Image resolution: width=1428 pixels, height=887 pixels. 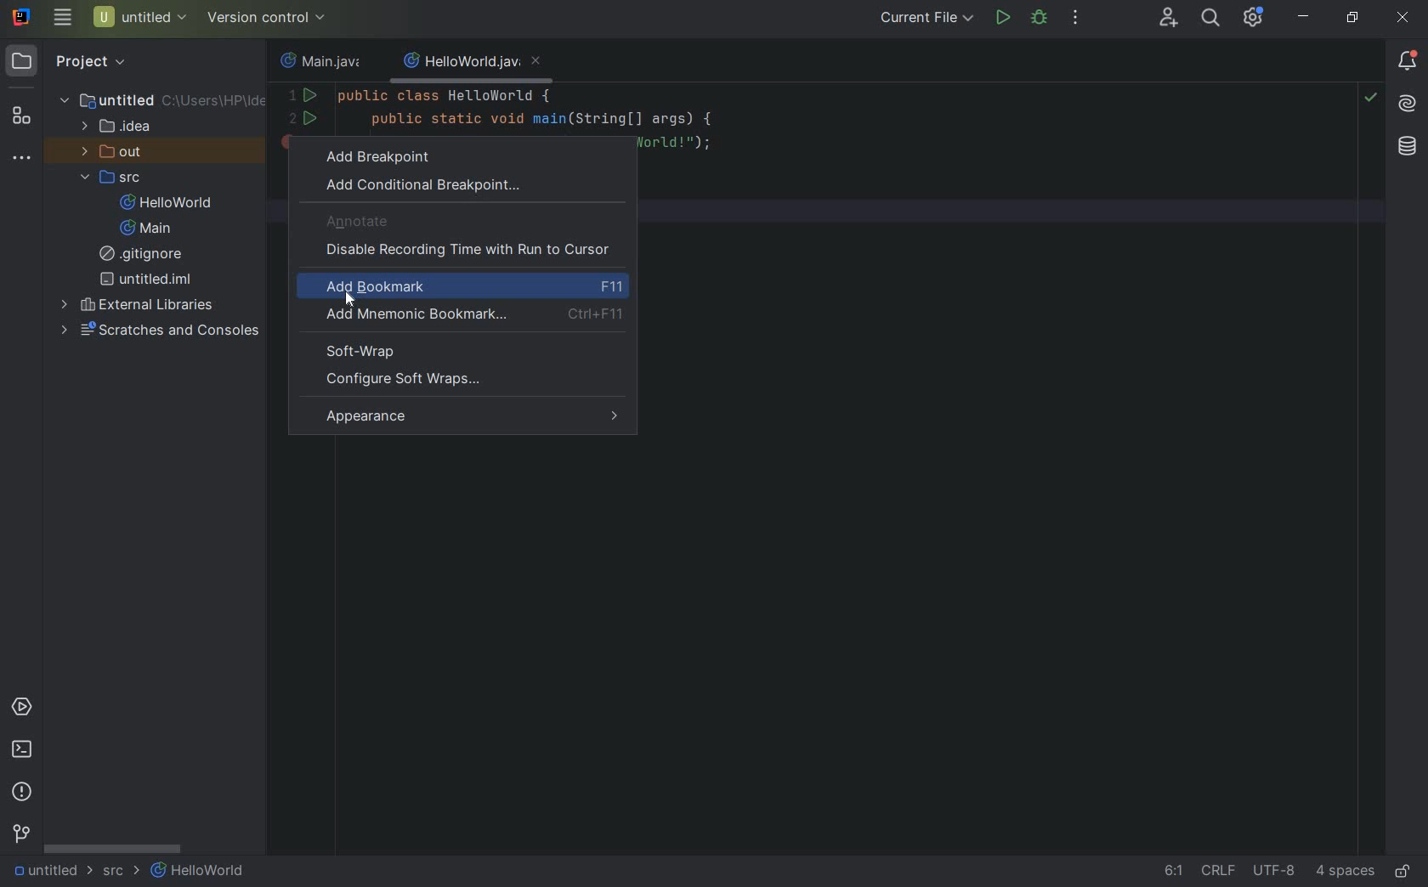 What do you see at coordinates (145, 256) in the screenshot?
I see `gitignore` at bounding box center [145, 256].